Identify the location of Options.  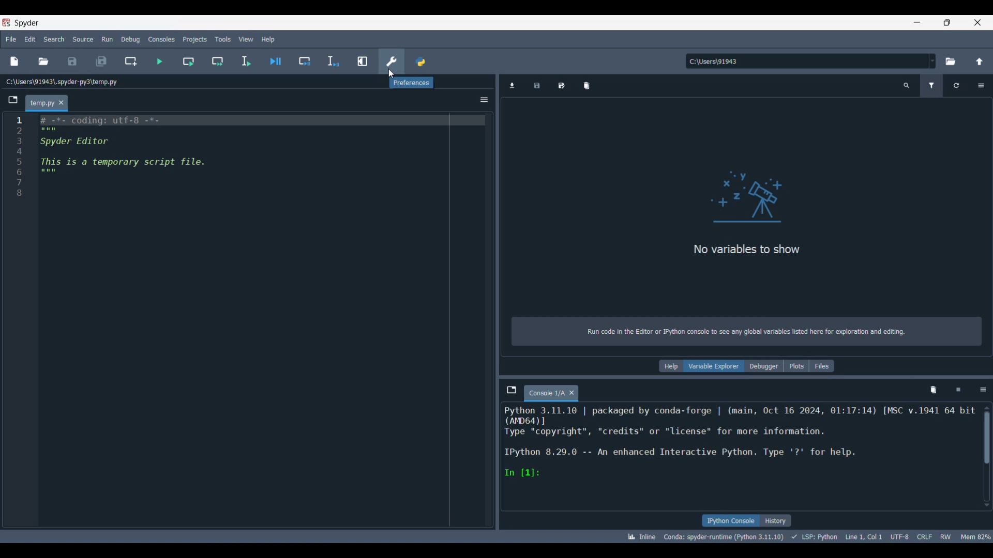
(984, 390).